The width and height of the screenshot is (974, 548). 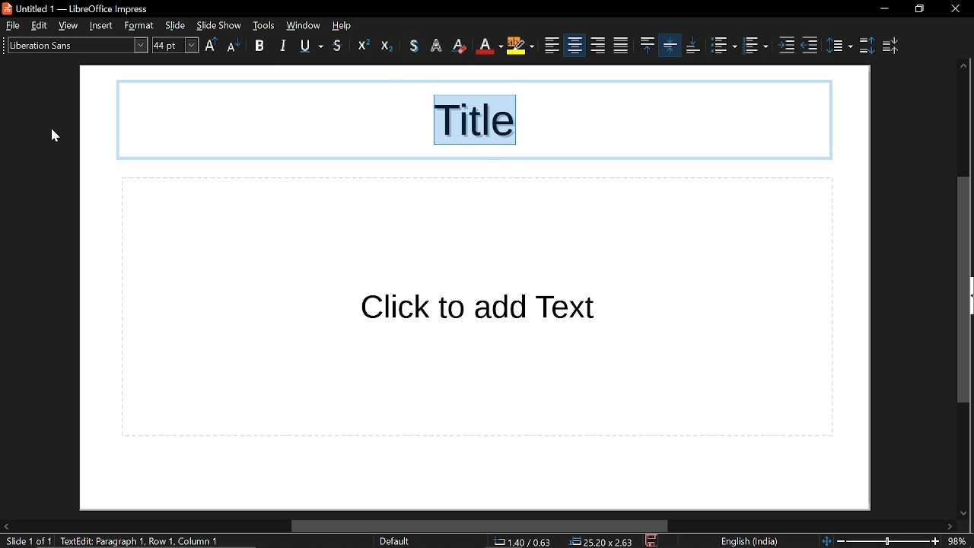 What do you see at coordinates (574, 45) in the screenshot?
I see `align right` at bounding box center [574, 45].